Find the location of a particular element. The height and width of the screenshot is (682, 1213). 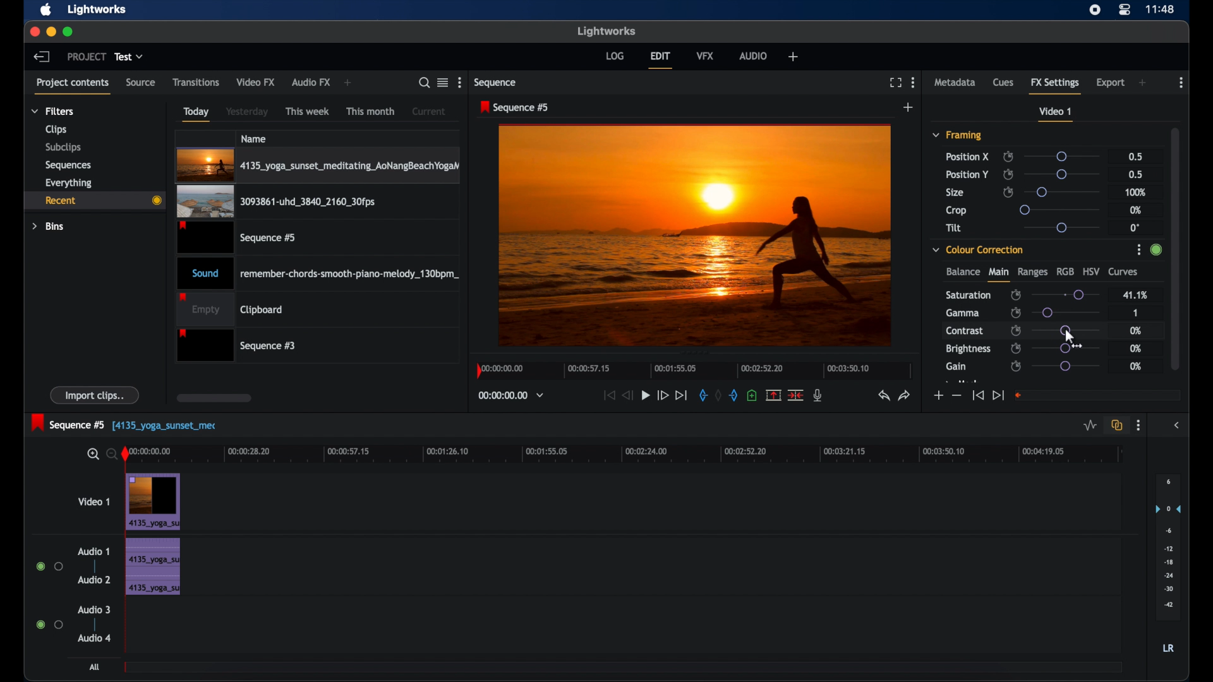

0% is located at coordinates (1137, 349).